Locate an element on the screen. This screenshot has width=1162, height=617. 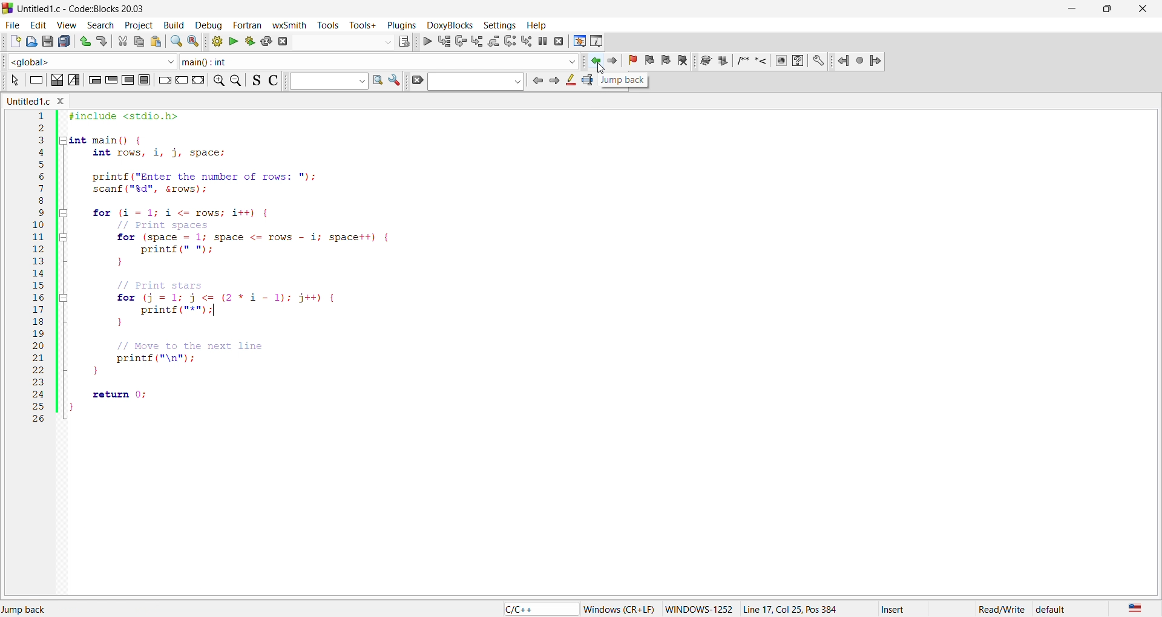
c/c++ is located at coordinates (535, 607).